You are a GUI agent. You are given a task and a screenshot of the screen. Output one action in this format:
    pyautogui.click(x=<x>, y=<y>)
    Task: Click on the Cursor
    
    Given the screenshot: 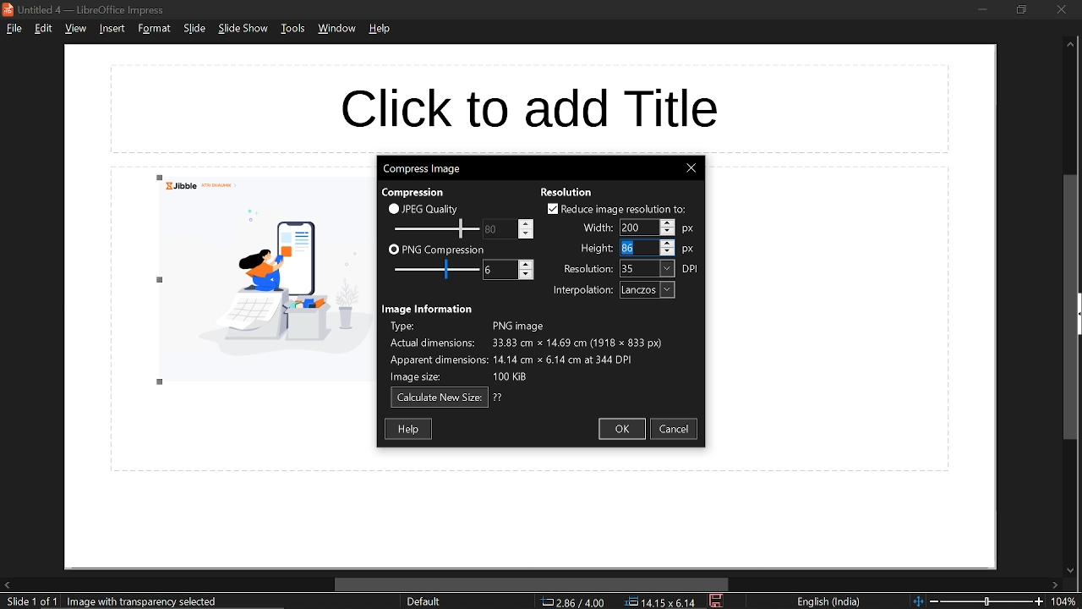 What is the action you would take?
    pyautogui.click(x=622, y=249)
    